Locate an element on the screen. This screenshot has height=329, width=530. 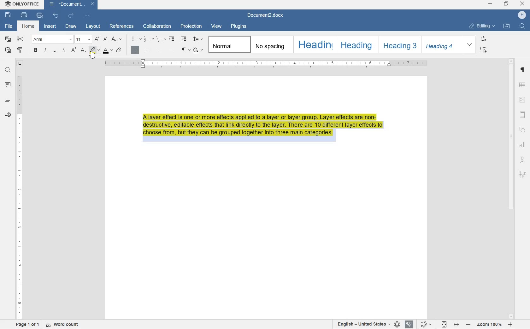
PASTE is located at coordinates (9, 50).